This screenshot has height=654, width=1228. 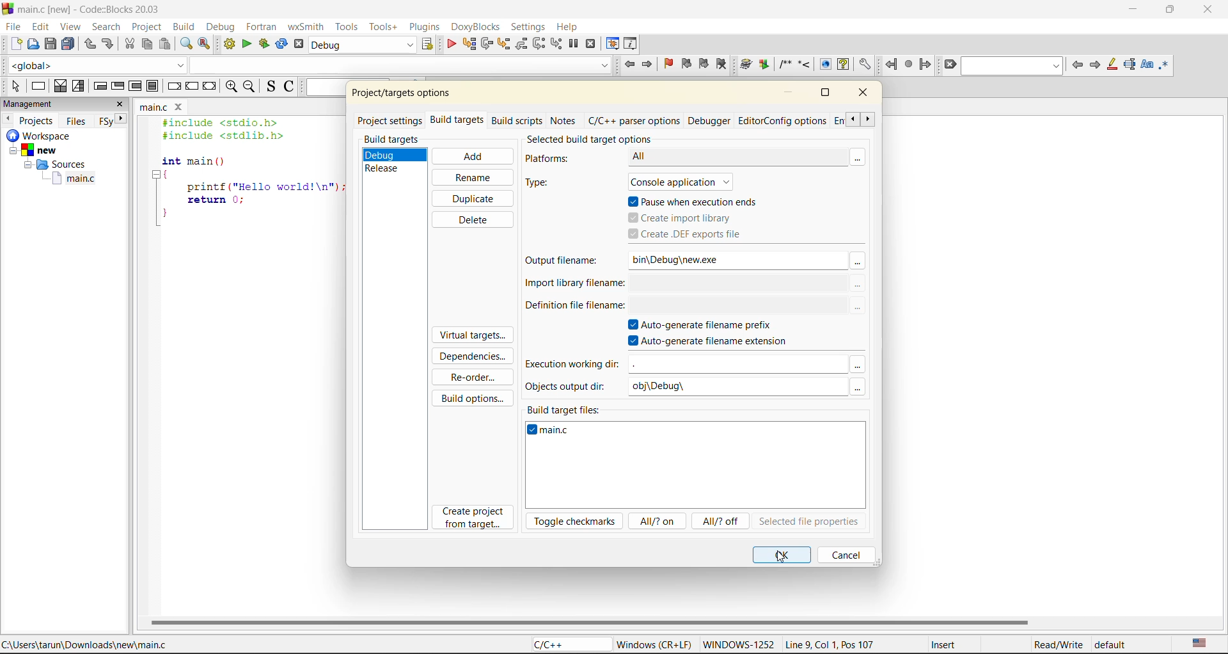 I want to click on tools+, so click(x=382, y=26).